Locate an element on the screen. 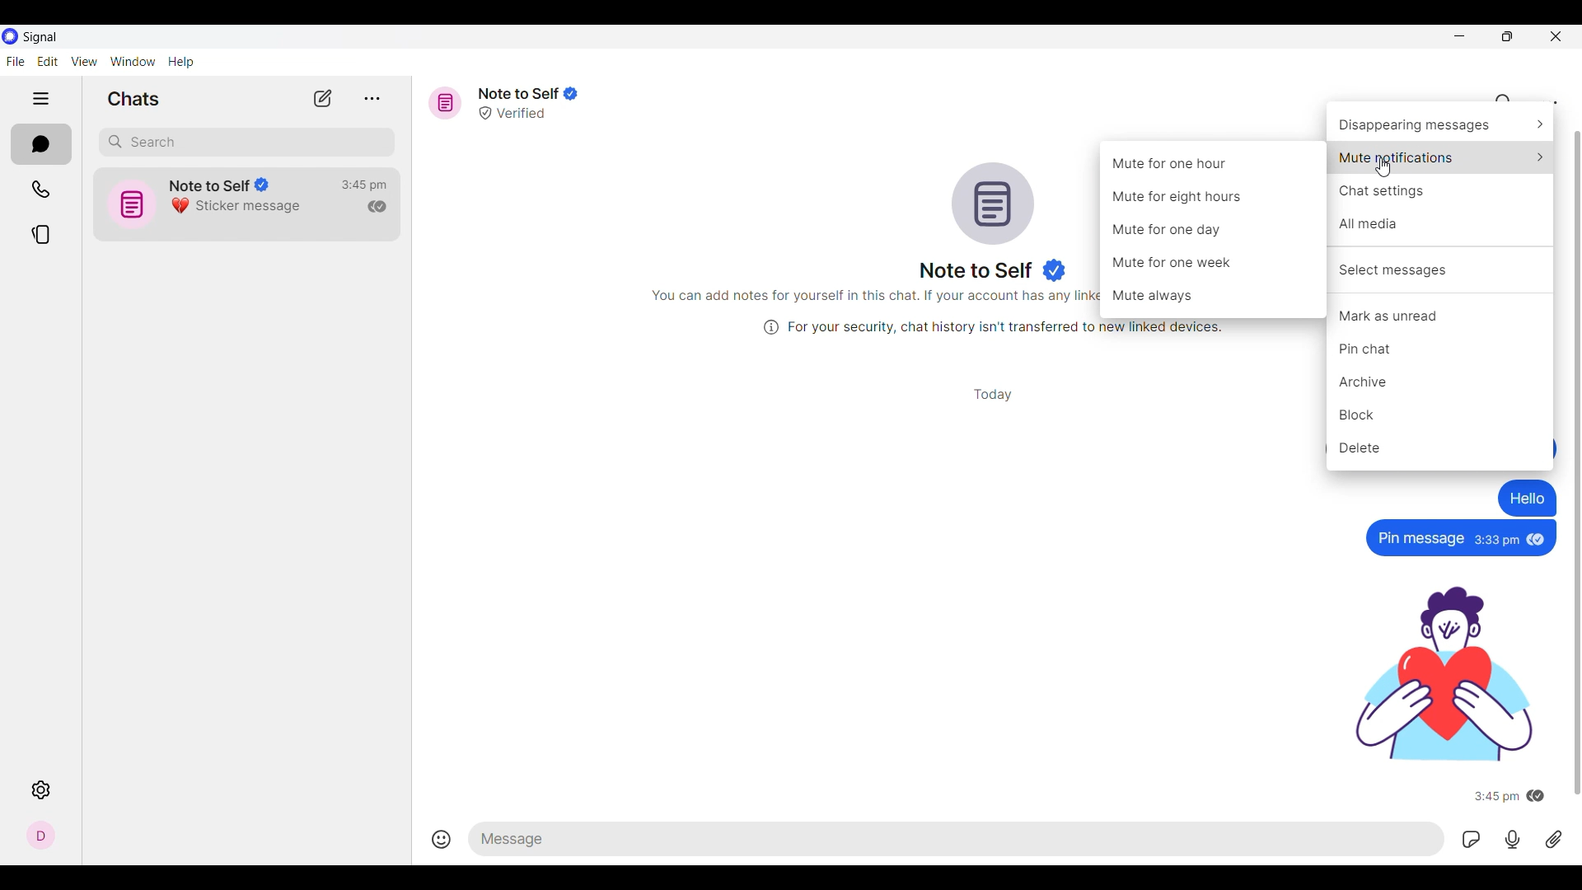 This screenshot has width=1582, height=890. Mute for one day is located at coordinates (1175, 229).